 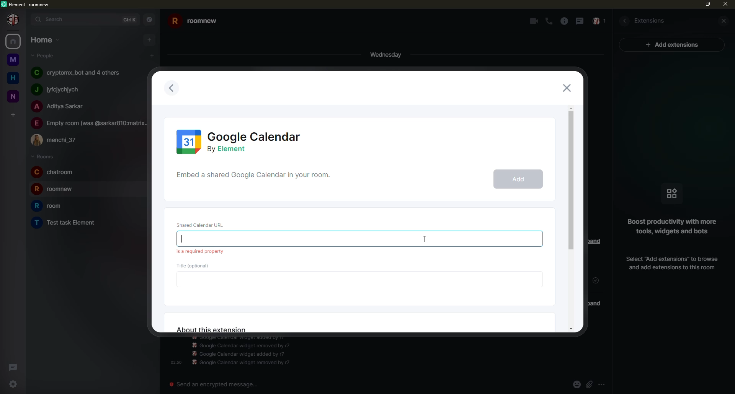 What do you see at coordinates (90, 123) in the screenshot?
I see `people` at bounding box center [90, 123].